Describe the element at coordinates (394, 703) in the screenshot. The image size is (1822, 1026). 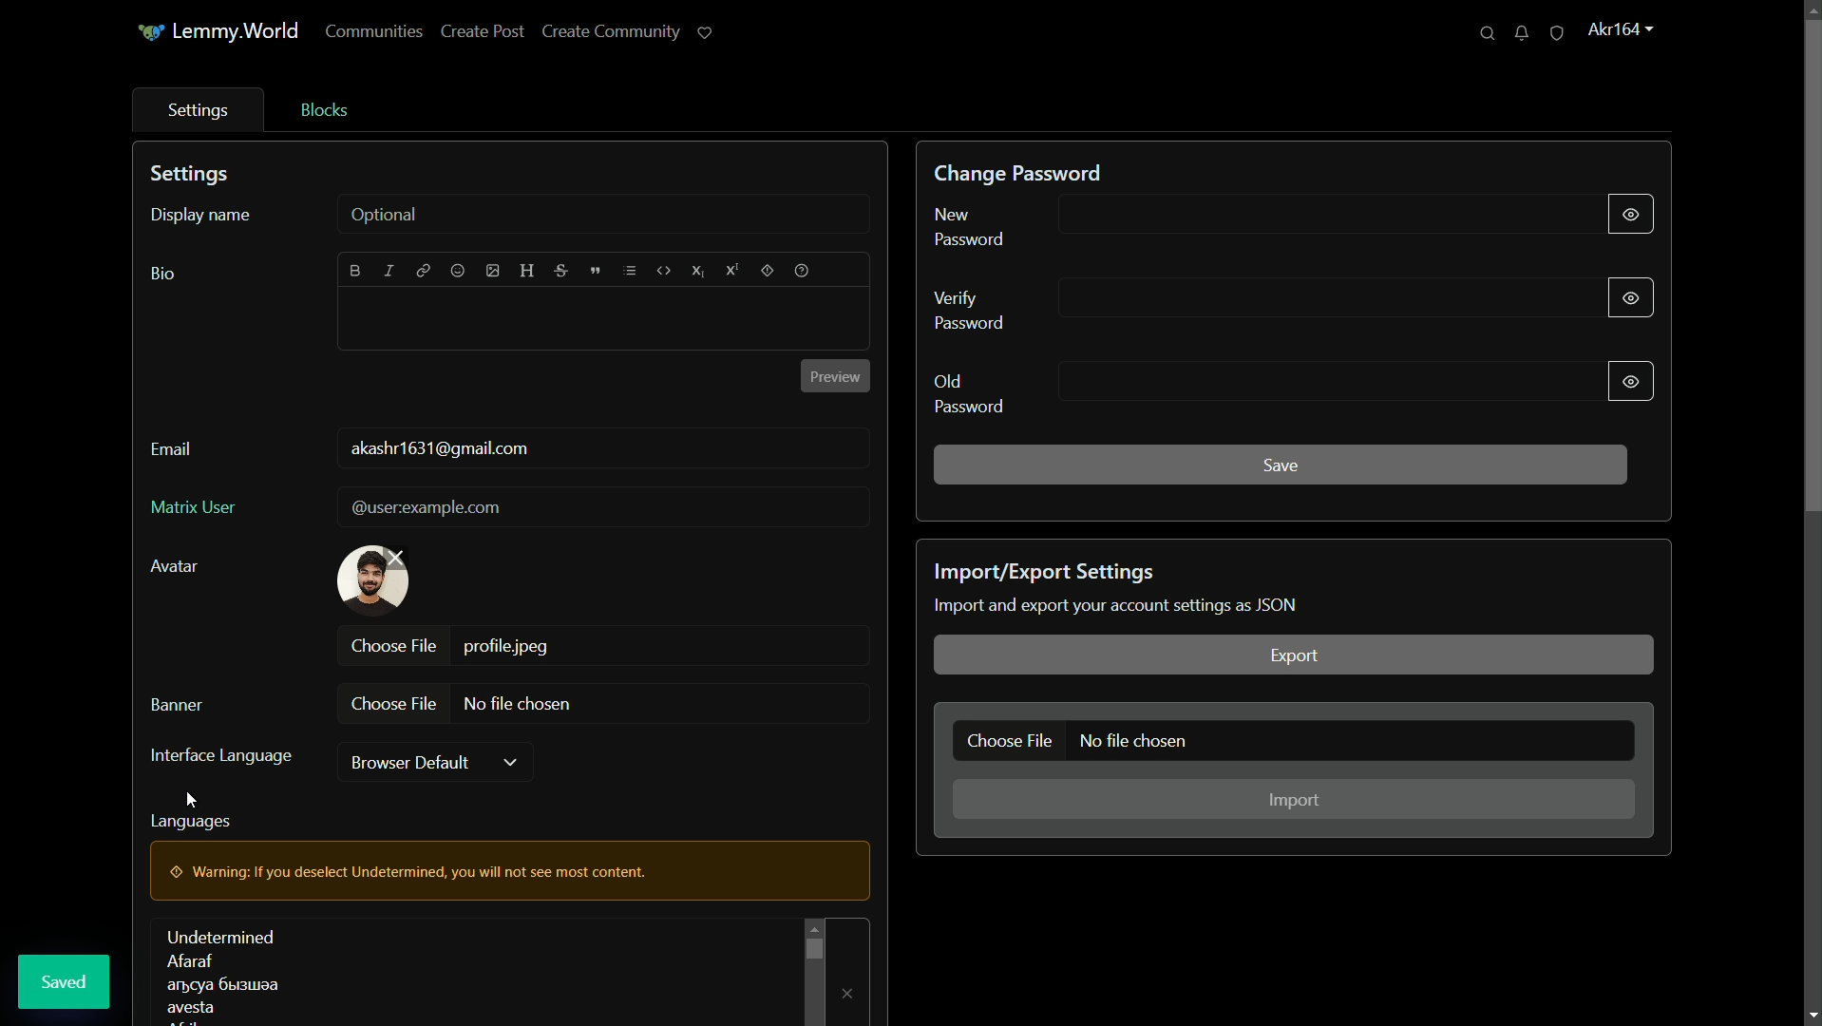
I see `choose file` at that location.